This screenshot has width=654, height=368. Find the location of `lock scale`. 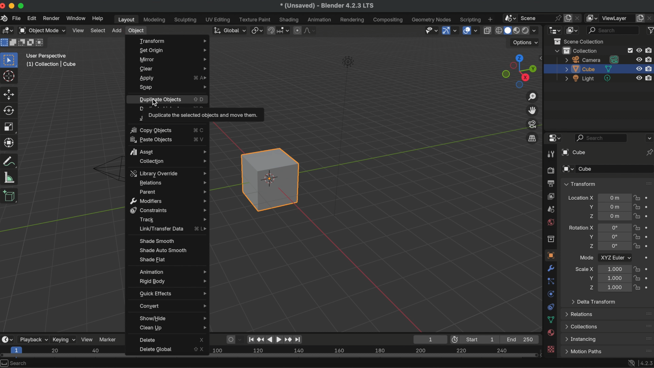

lock scale is located at coordinates (636, 269).